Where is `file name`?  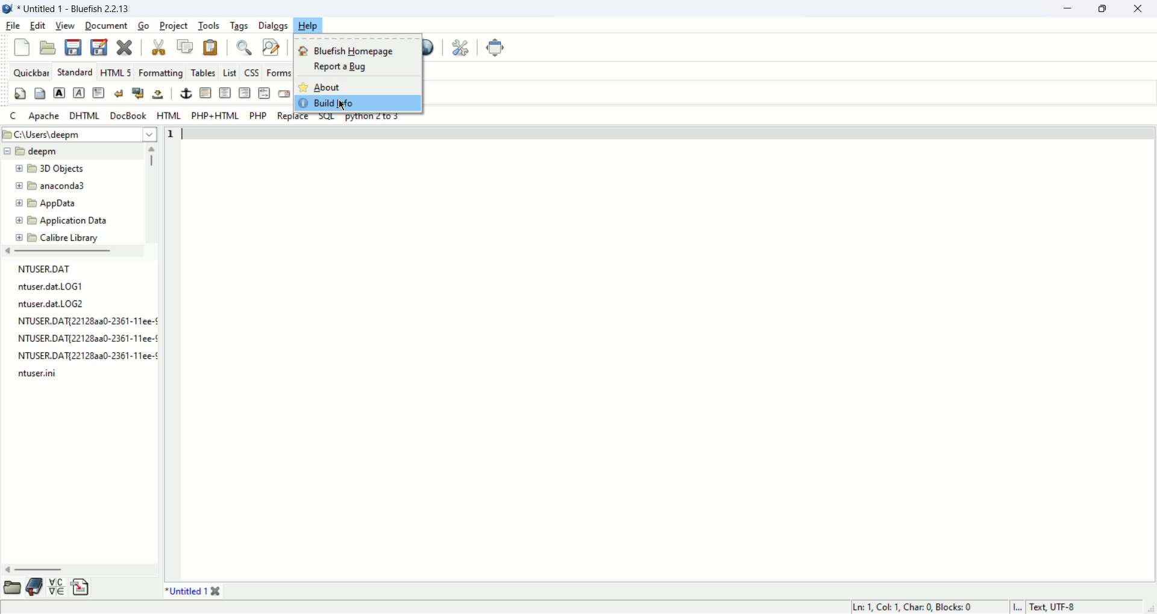
file name is located at coordinates (87, 338).